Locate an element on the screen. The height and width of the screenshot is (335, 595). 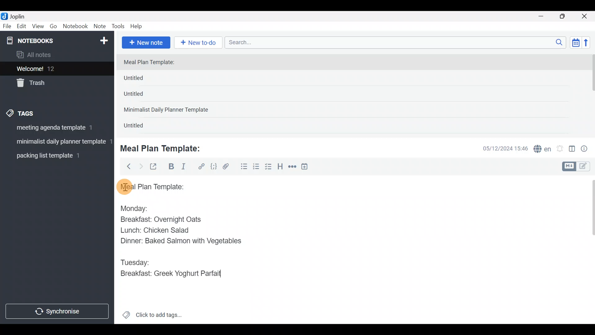
Insert time is located at coordinates (307, 167).